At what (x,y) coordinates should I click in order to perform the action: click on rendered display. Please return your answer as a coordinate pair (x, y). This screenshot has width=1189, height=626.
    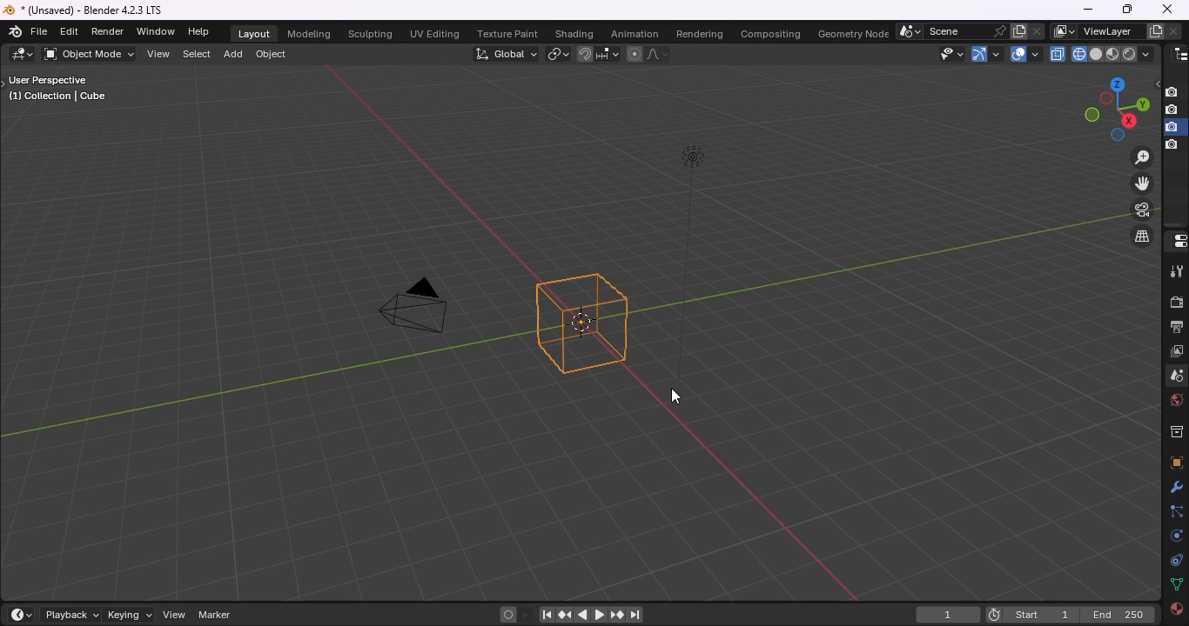
    Looking at the image, I should click on (1131, 54).